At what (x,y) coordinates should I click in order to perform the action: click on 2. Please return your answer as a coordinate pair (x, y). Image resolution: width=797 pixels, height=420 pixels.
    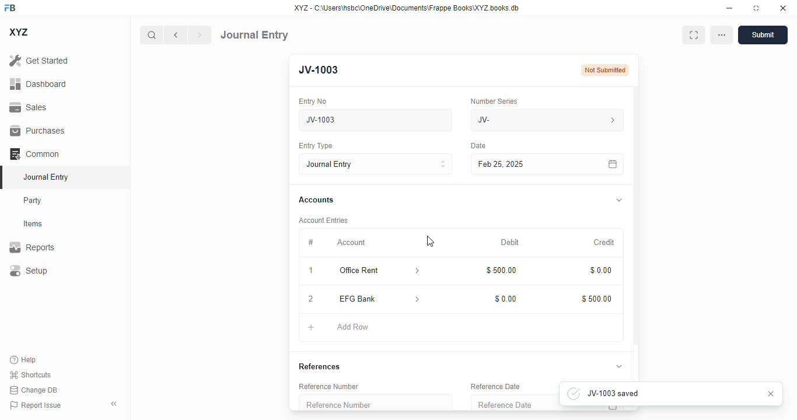
    Looking at the image, I should click on (311, 300).